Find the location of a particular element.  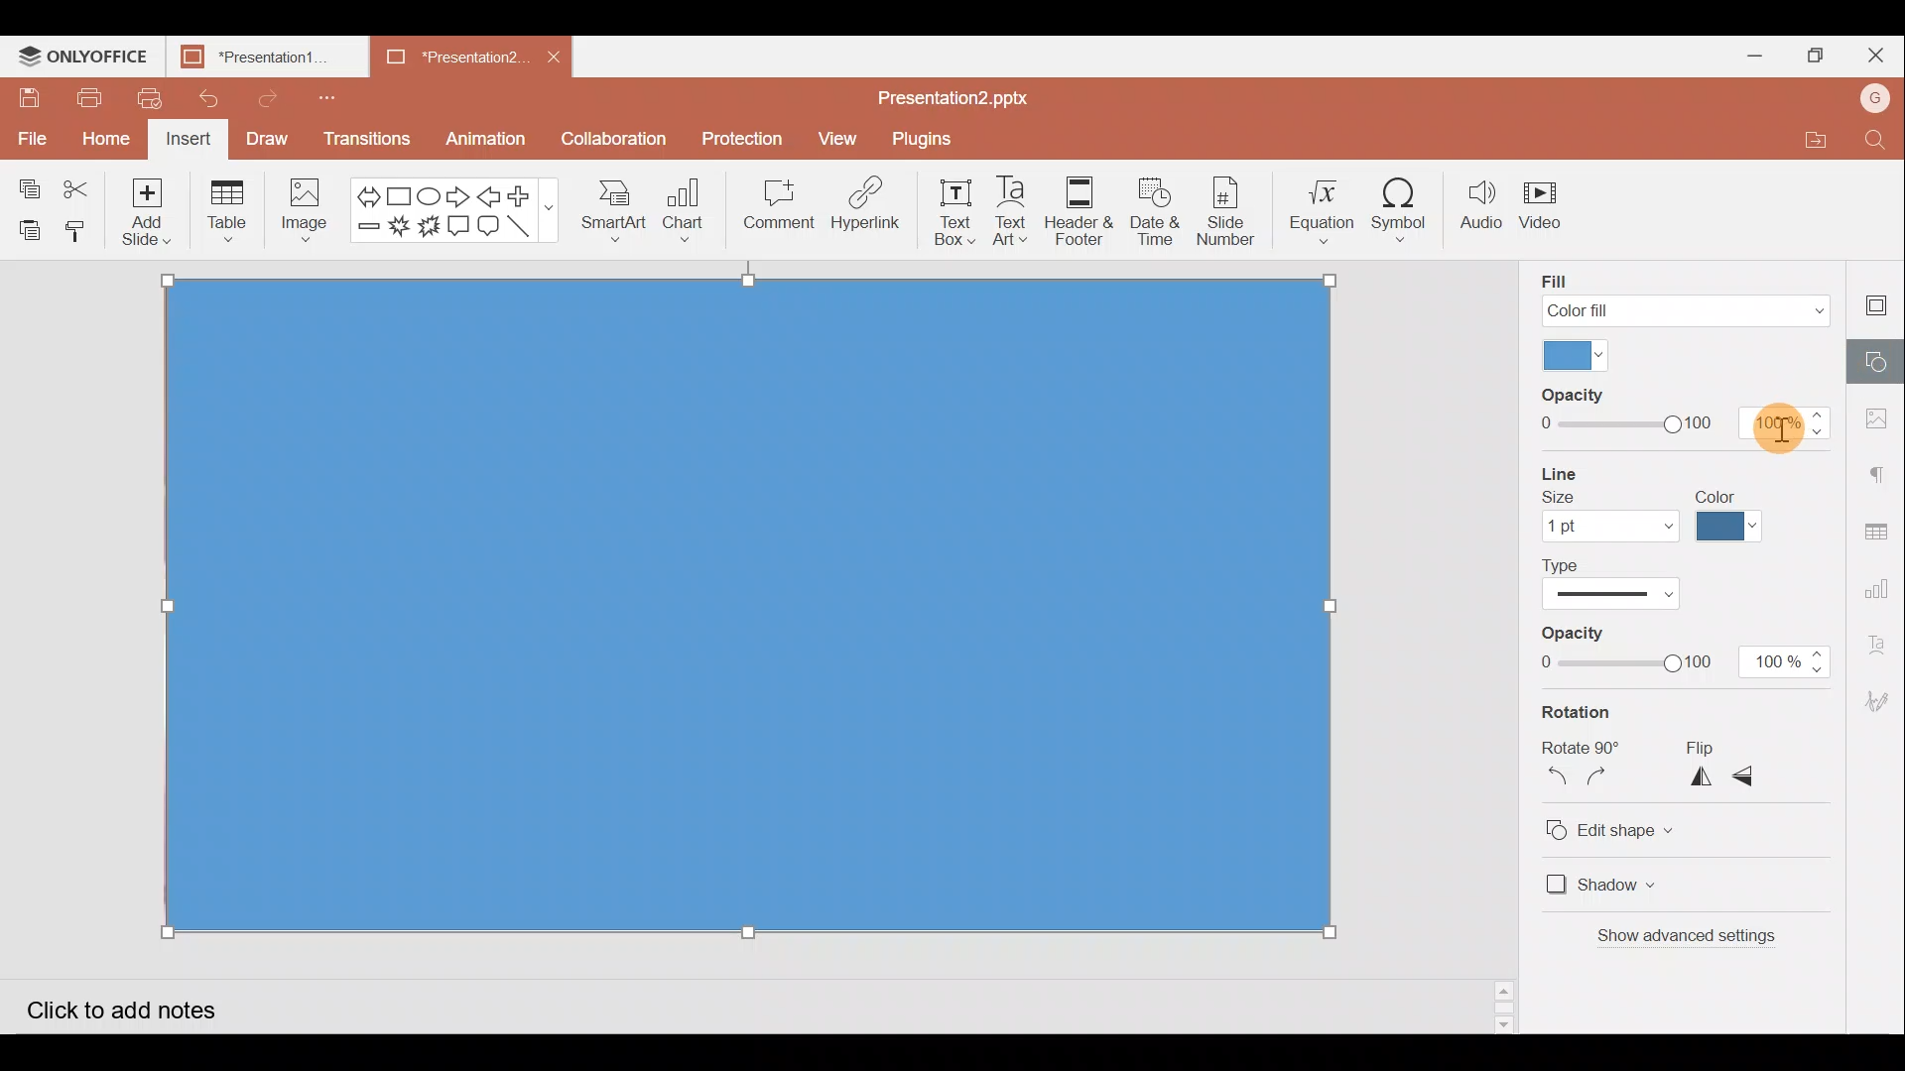

Customize quick access toolbar is located at coordinates (321, 94).